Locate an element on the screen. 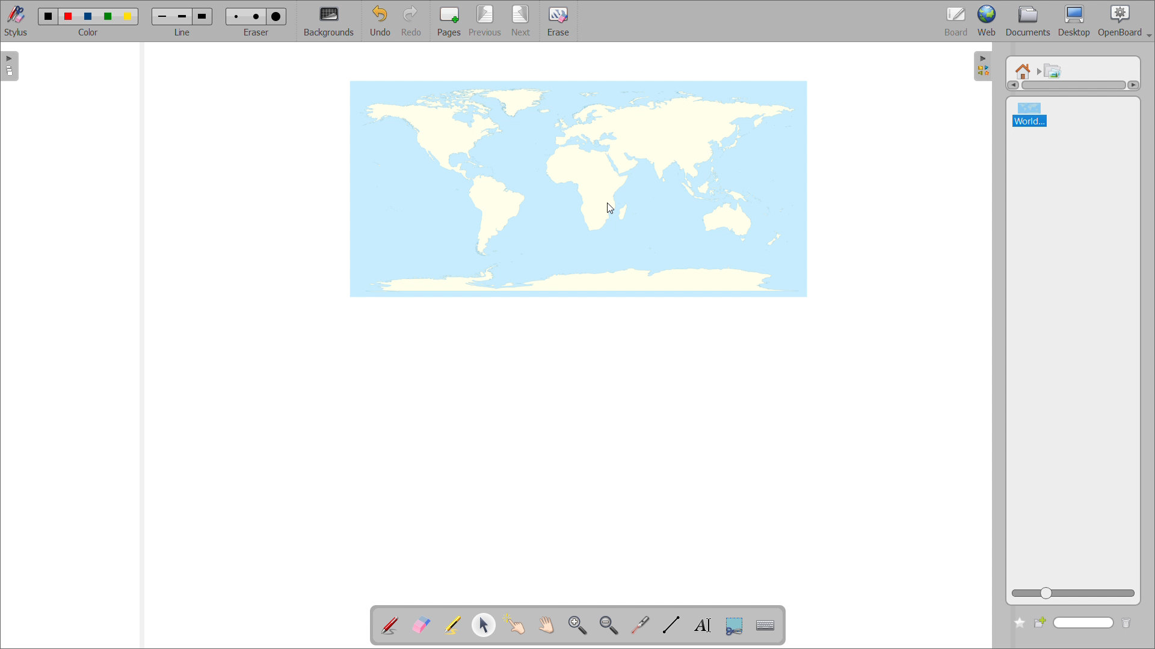 Image resolution: width=1155 pixels, height=649 pixels. add to favorites is located at coordinates (1020, 623).